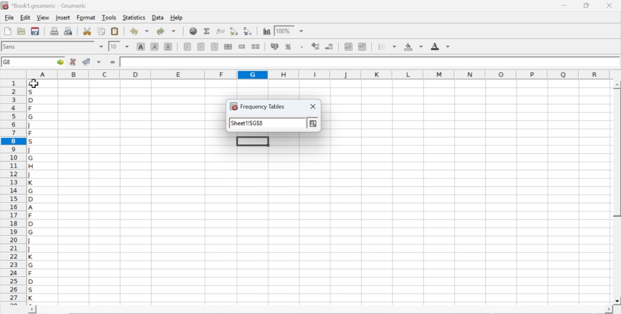 The image size is (621, 314). I want to click on paste, so click(115, 31).